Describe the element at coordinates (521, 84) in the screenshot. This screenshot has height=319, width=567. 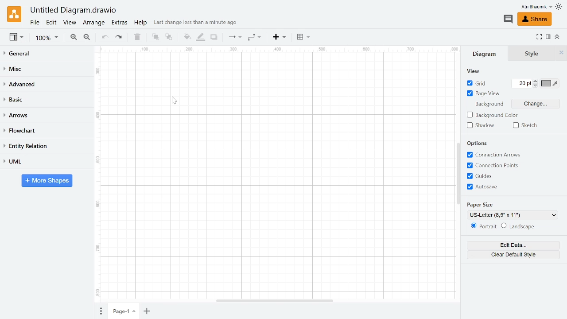
I see `Current grid pt` at that location.